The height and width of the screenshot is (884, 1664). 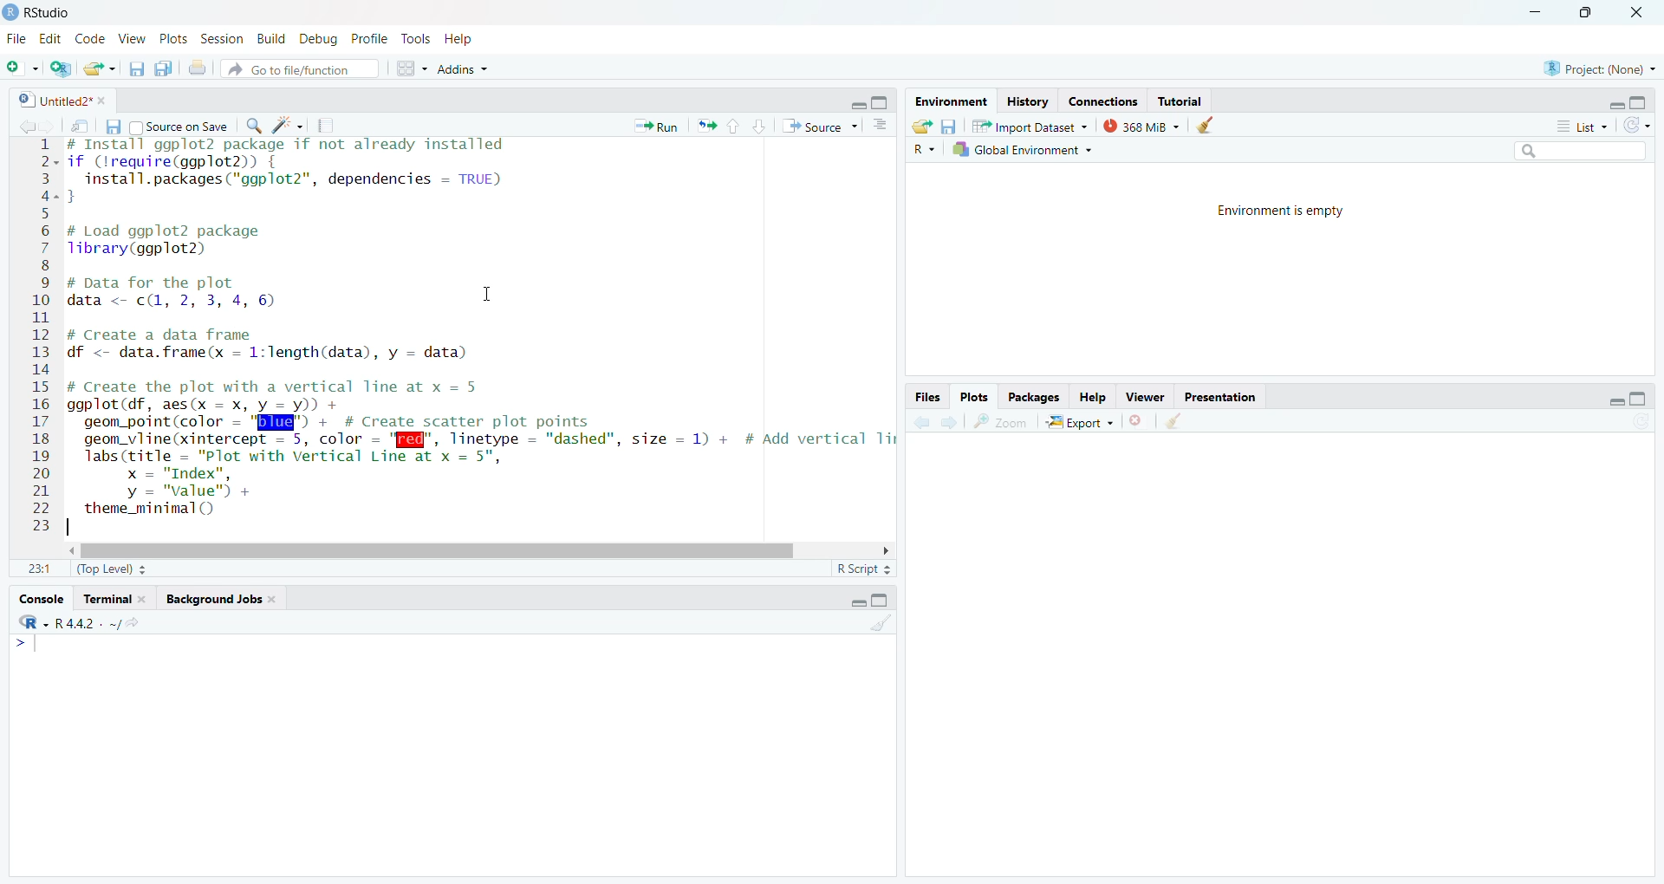 What do you see at coordinates (414, 38) in the screenshot?
I see `e Tools` at bounding box center [414, 38].